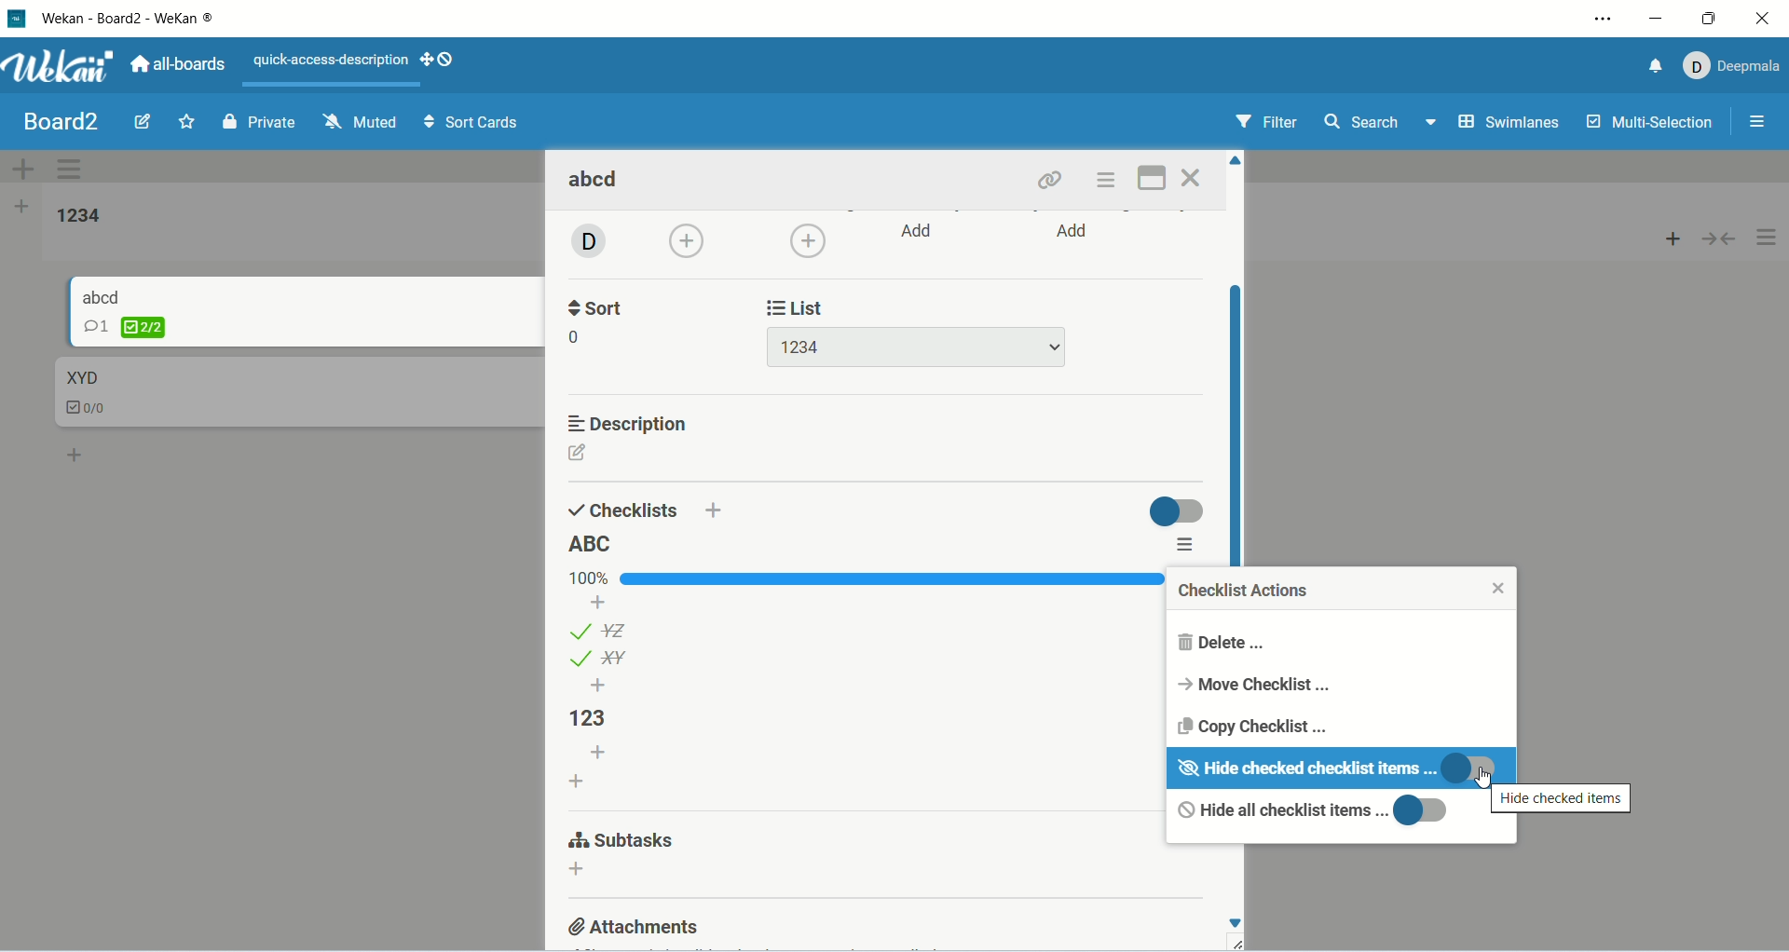  What do you see at coordinates (1217, 639) in the screenshot?
I see `delete` at bounding box center [1217, 639].